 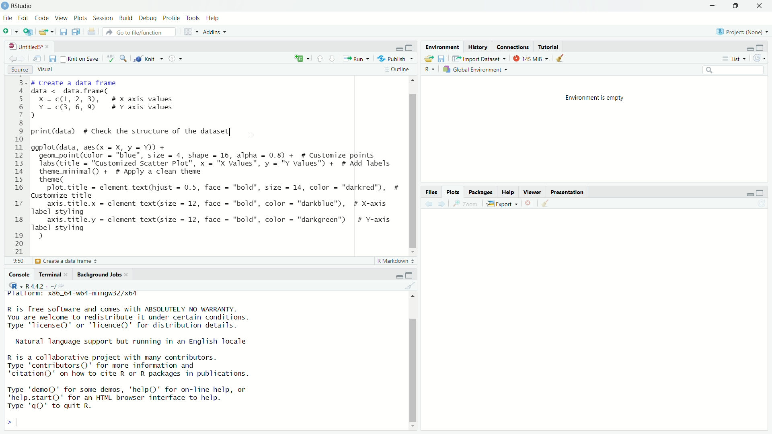 What do you see at coordinates (355, 59) in the screenshot?
I see `Run` at bounding box center [355, 59].